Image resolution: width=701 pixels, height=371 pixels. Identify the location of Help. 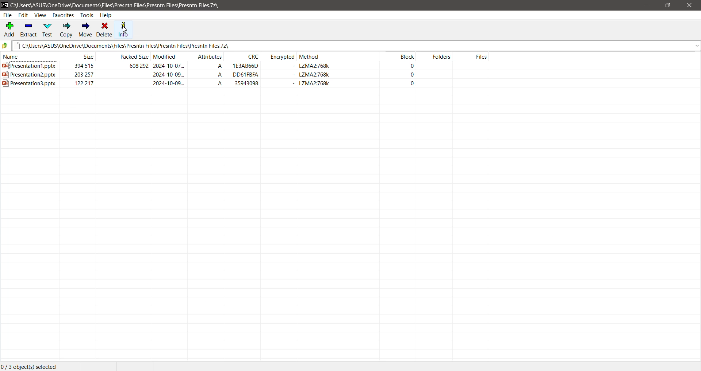
(107, 15).